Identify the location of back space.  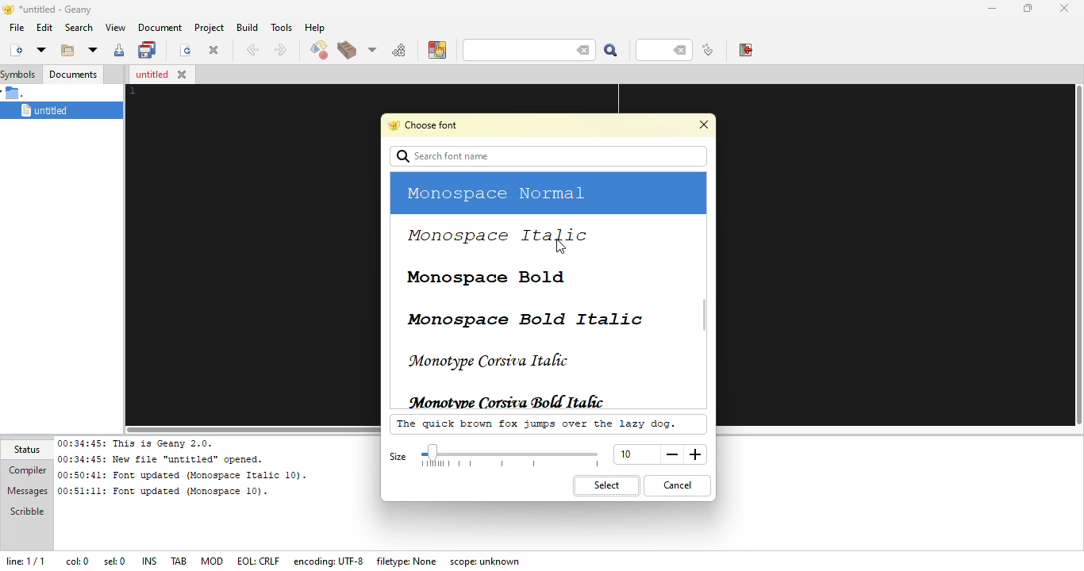
(579, 48).